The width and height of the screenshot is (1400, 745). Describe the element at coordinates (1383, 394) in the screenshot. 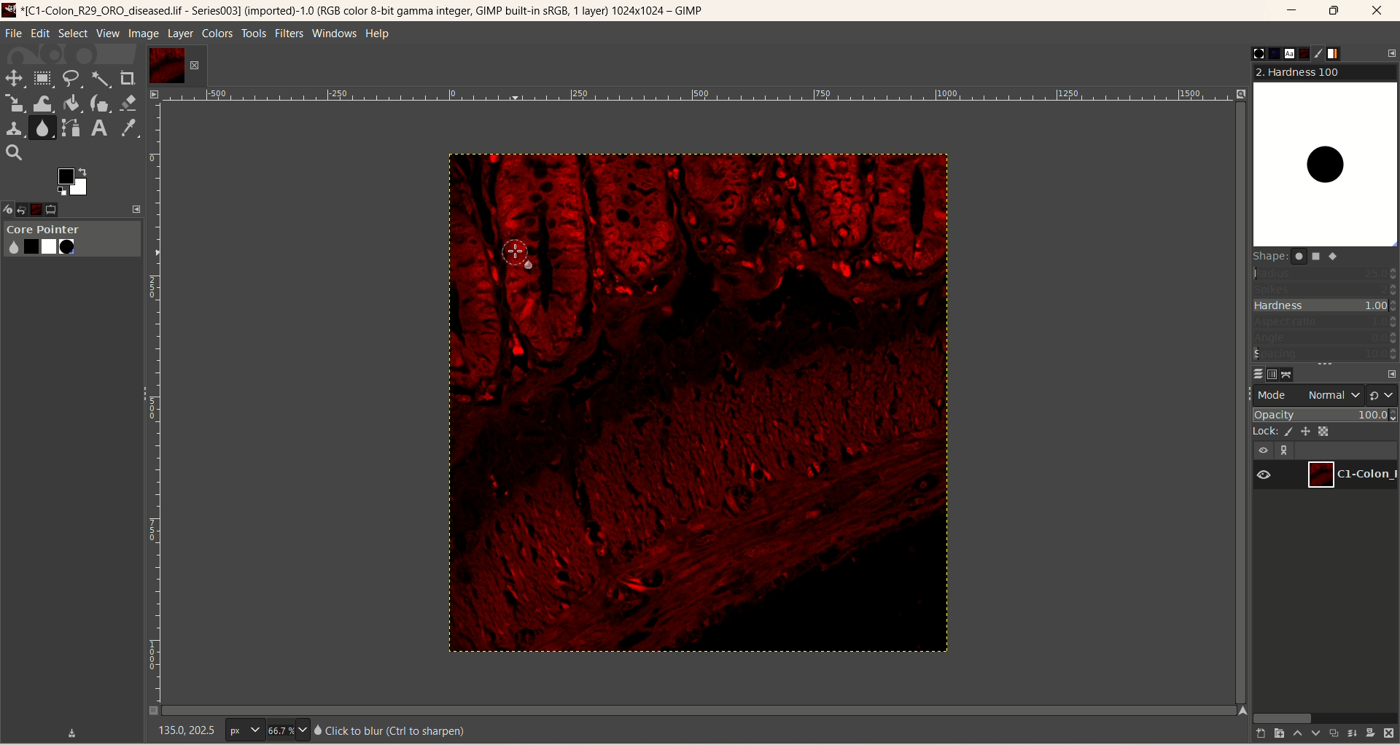

I see `switch to another group of mode` at that location.